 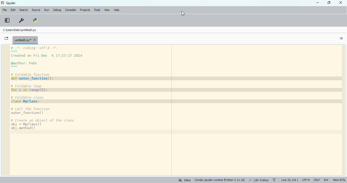 I want to click on edit, so click(x=13, y=10).